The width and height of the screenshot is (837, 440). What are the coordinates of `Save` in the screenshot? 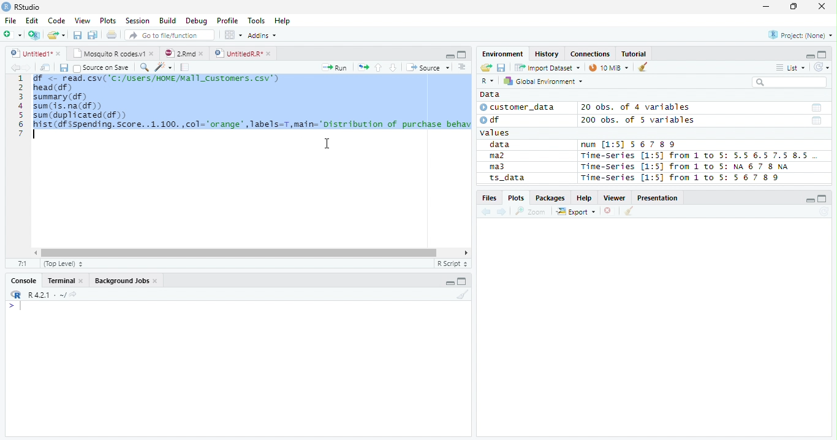 It's located at (77, 34).